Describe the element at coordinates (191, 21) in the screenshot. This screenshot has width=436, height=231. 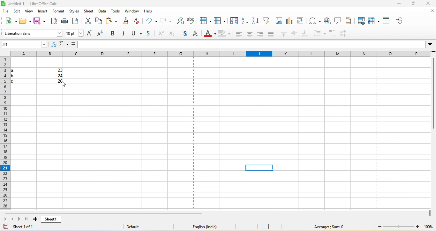
I see `spelling` at that location.